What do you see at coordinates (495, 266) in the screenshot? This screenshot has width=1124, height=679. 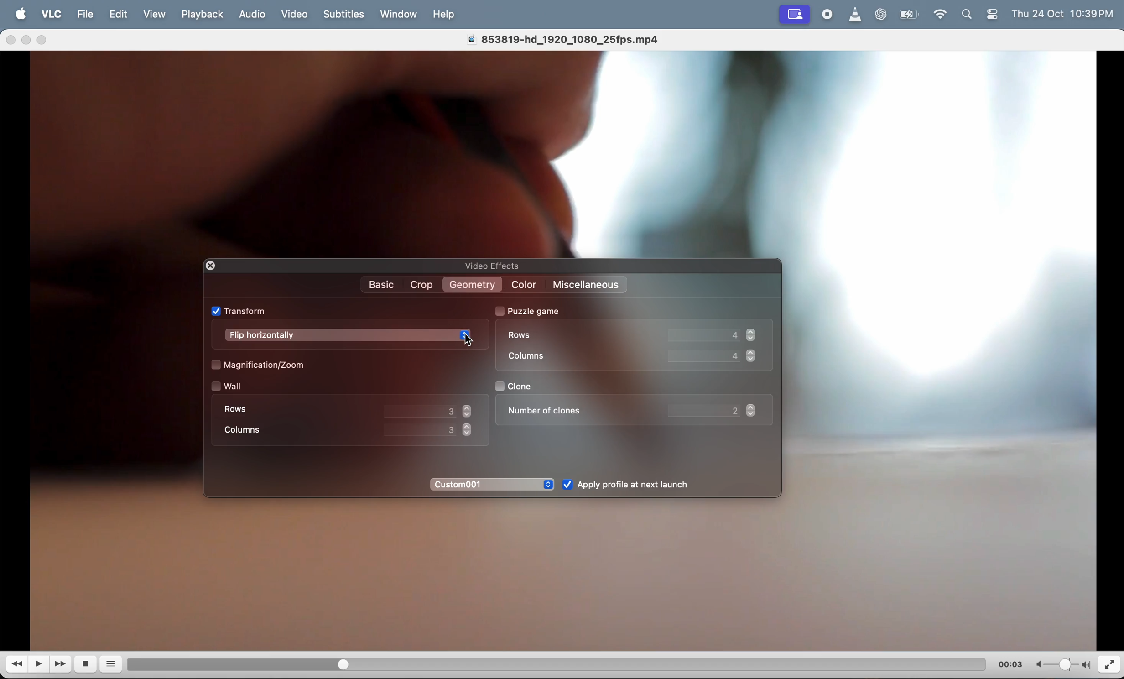 I see `video effects` at bounding box center [495, 266].